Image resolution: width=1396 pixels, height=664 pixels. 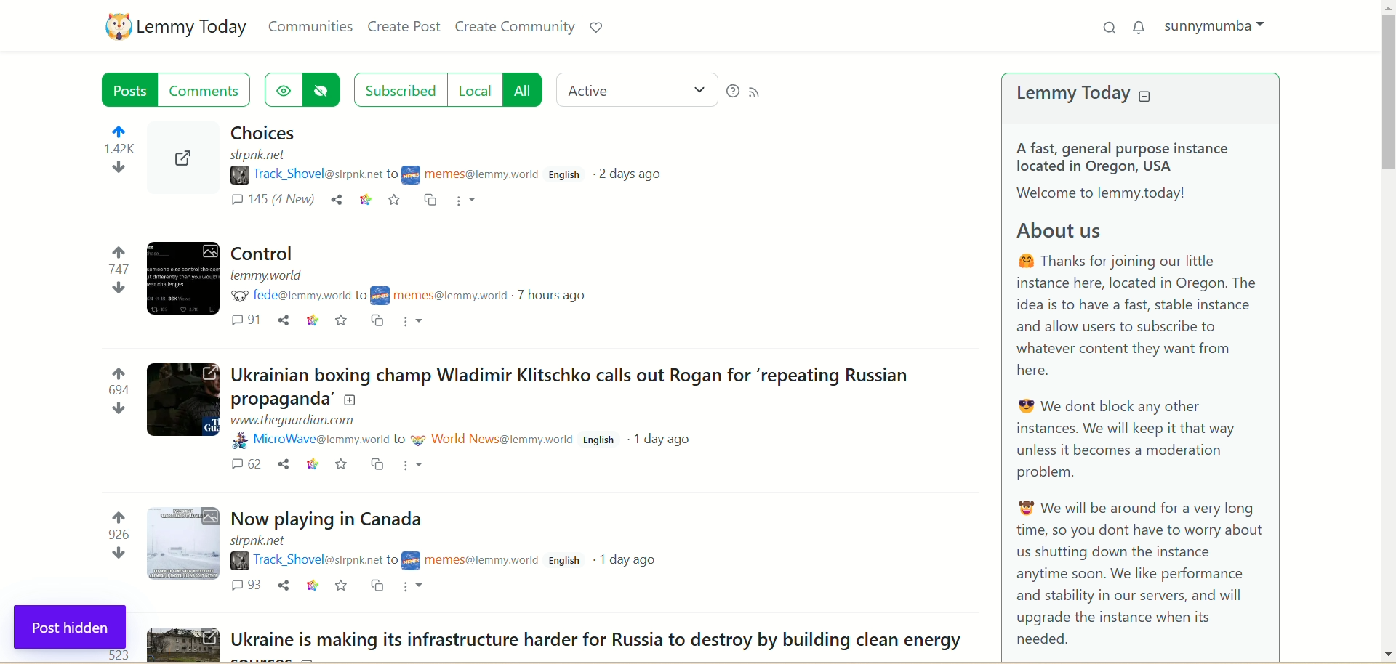 What do you see at coordinates (431, 202) in the screenshot?
I see `cross-post` at bounding box center [431, 202].